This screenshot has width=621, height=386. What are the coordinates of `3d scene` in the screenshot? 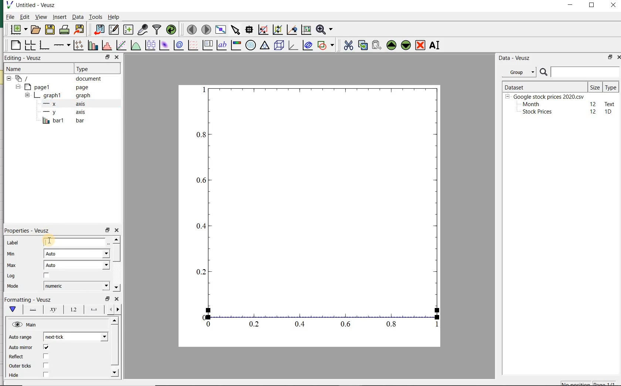 It's located at (279, 46).